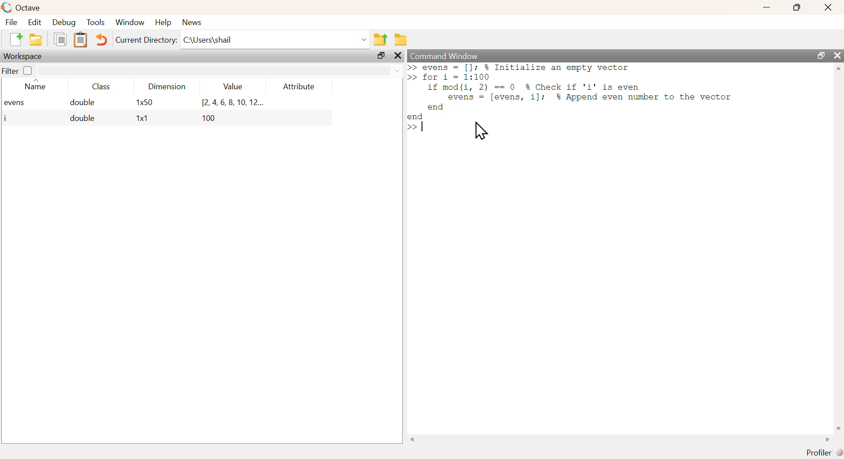 This screenshot has width=844, height=459. I want to click on new script, so click(16, 40).